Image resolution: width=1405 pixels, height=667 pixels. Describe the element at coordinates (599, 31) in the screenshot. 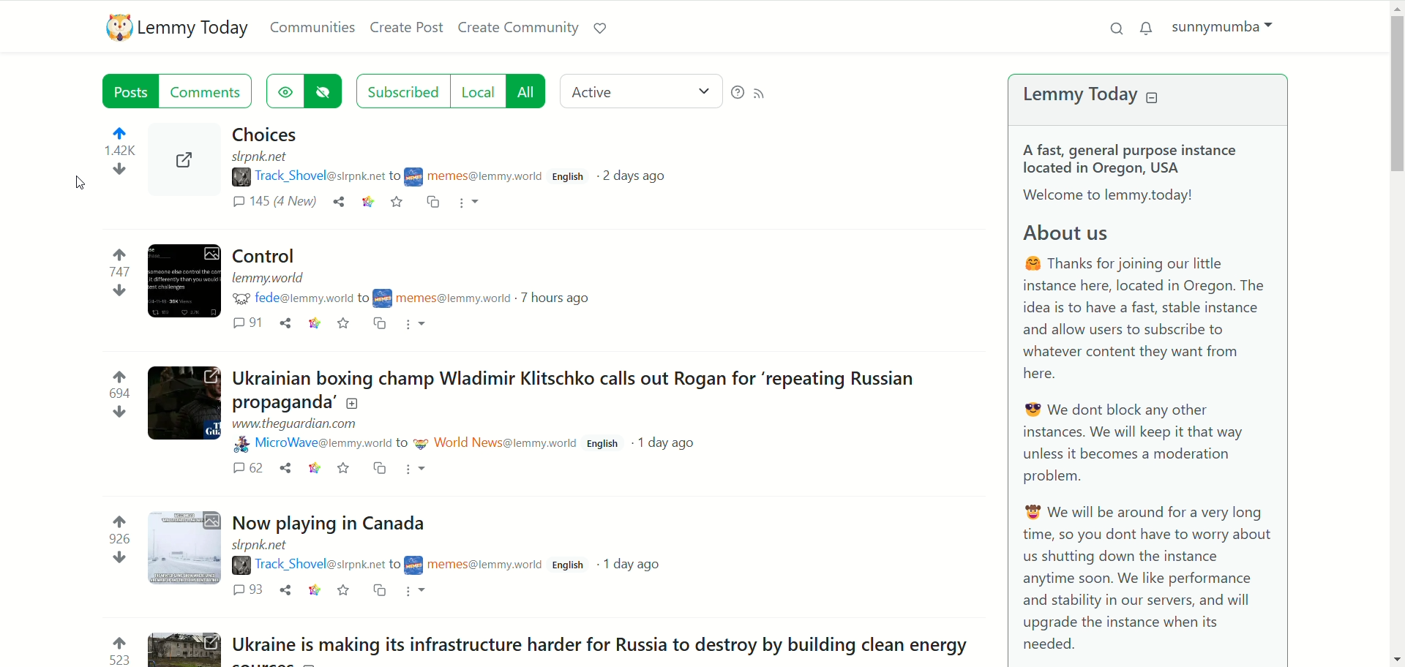

I see `support lemmy` at that location.